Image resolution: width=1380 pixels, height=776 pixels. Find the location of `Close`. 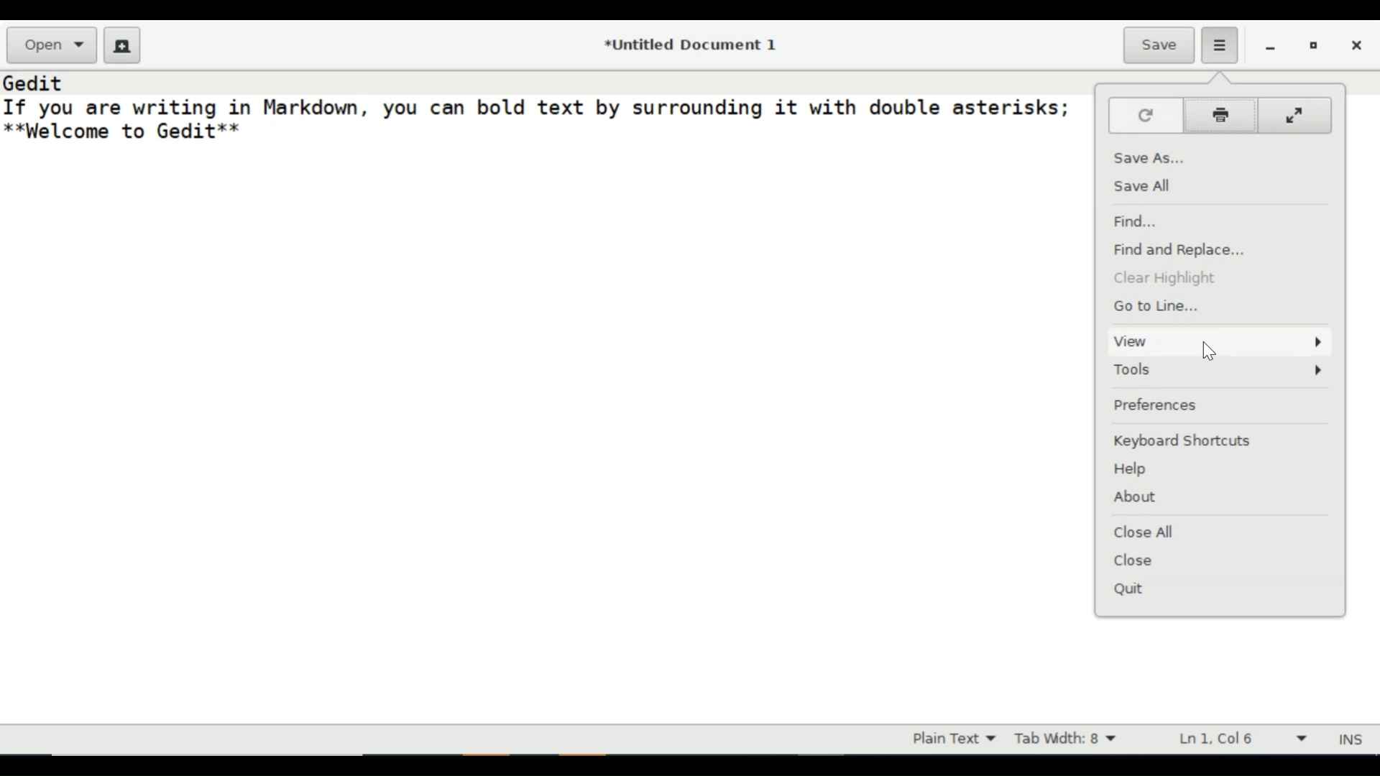

Close is located at coordinates (1139, 560).